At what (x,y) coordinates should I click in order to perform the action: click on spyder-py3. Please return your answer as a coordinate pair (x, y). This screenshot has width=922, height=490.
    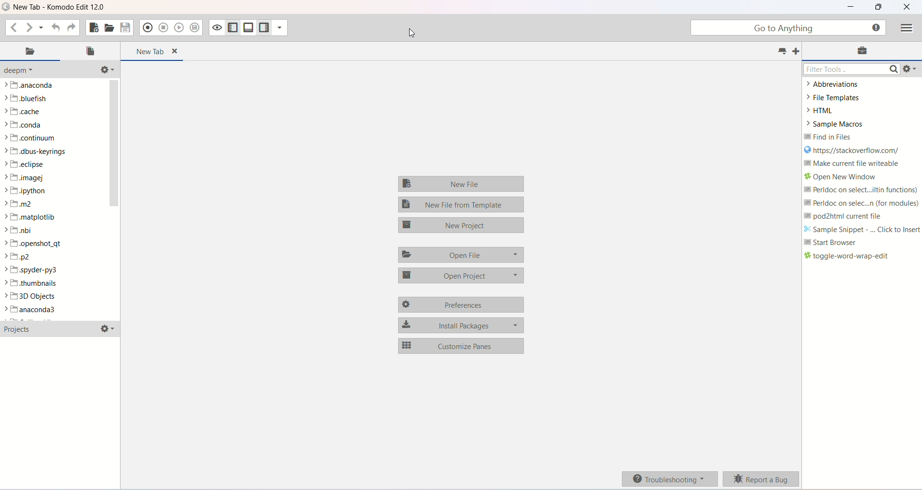
    Looking at the image, I should click on (33, 270).